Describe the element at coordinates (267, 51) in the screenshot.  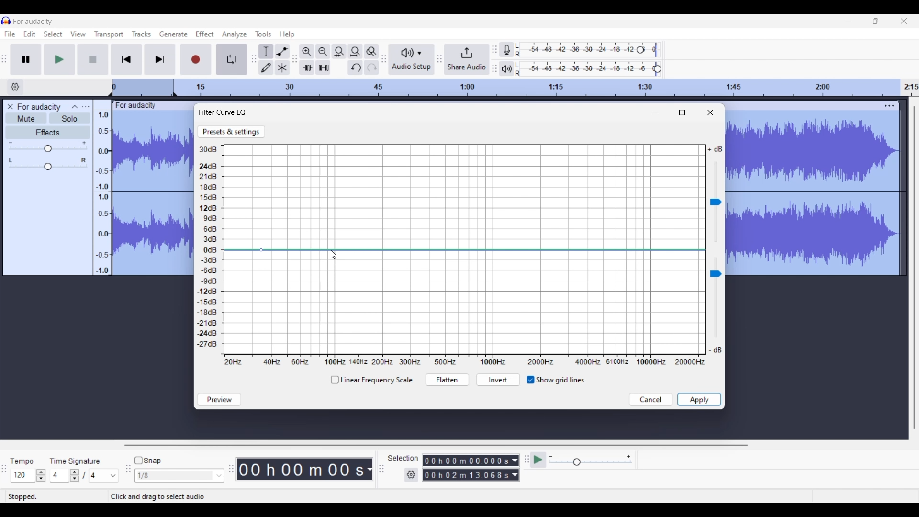
I see `Selection tool` at that location.